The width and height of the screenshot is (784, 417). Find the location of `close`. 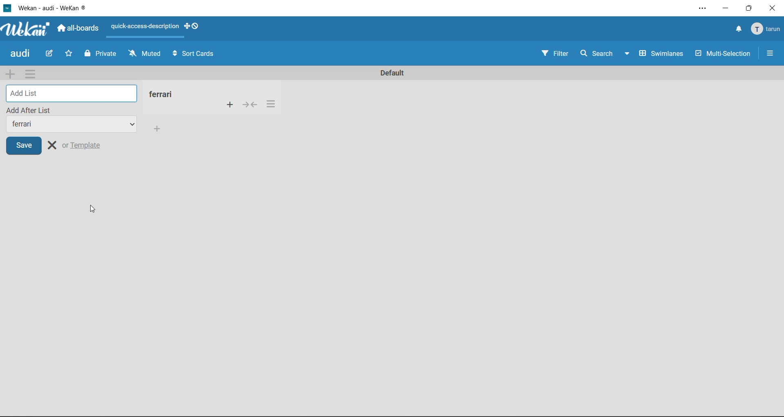

close is located at coordinates (52, 145).